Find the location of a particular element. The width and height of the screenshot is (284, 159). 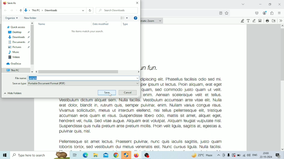

Type is located at coordinates (129, 24).